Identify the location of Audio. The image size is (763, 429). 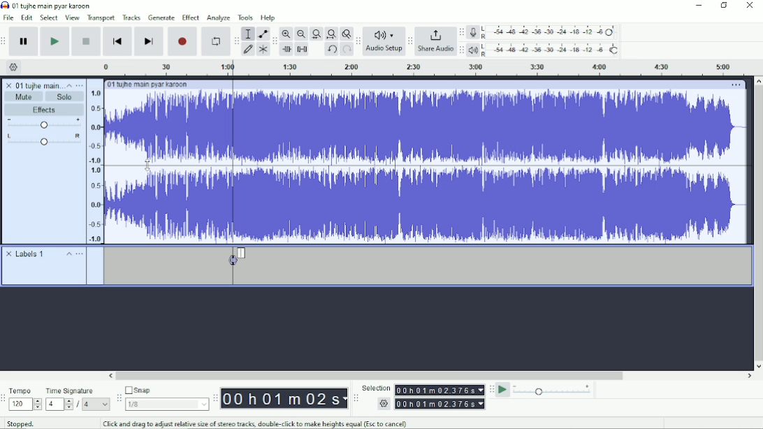
(418, 167).